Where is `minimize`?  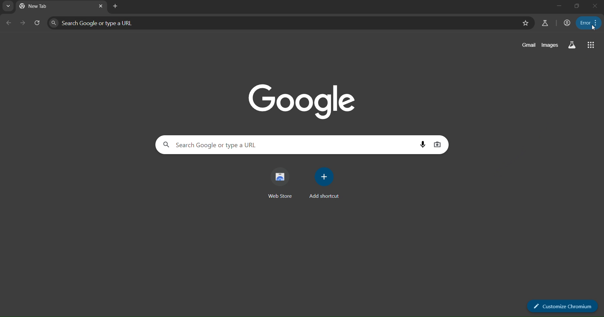 minimize is located at coordinates (559, 6).